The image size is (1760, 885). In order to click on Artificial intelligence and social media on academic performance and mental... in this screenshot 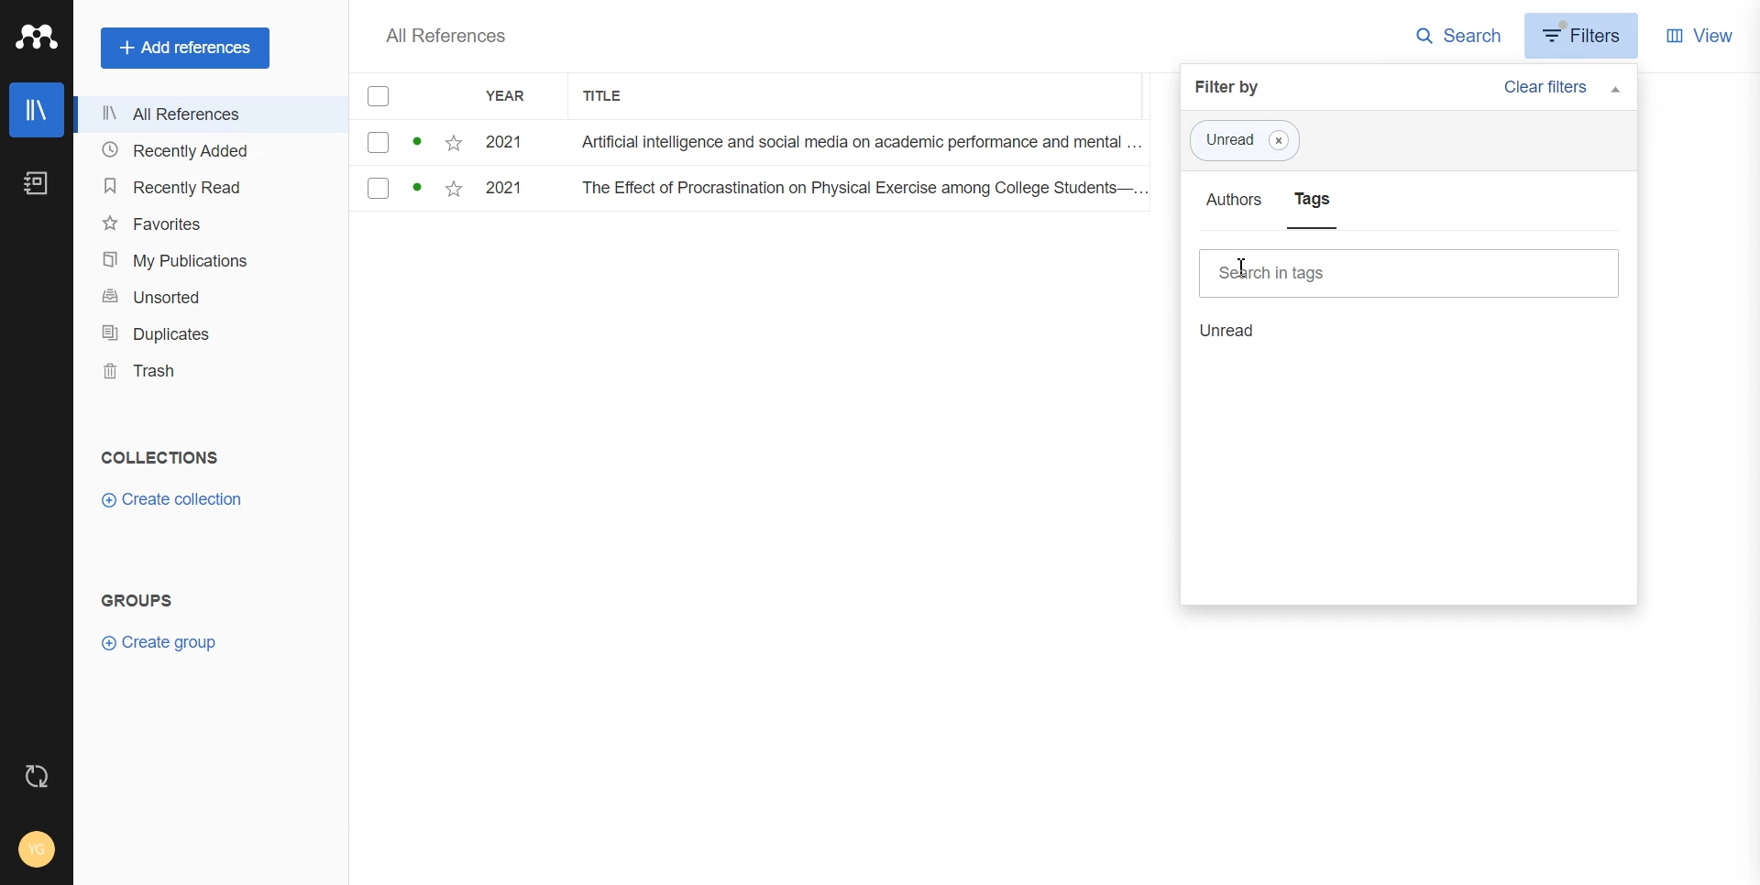, I will do `click(862, 192)`.